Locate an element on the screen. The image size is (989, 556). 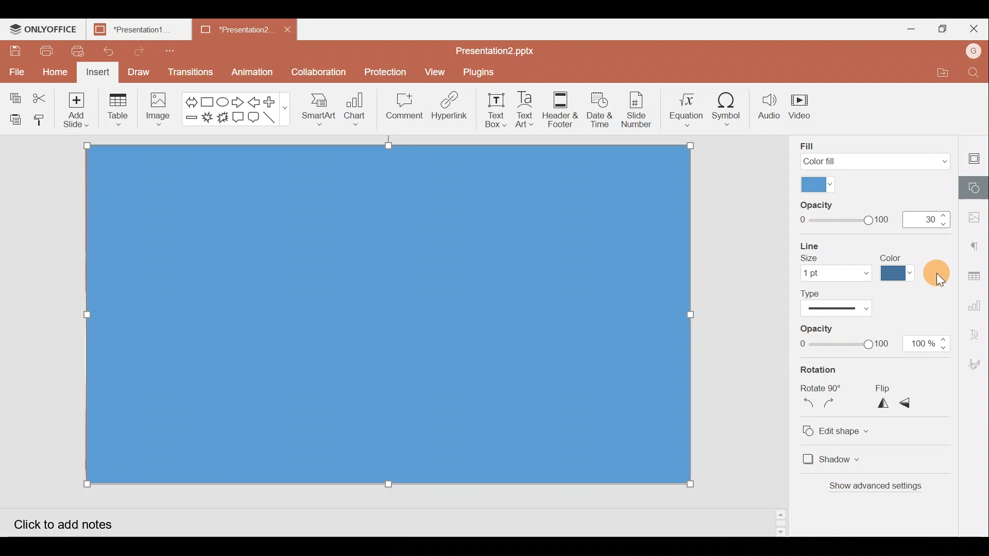
Draw is located at coordinates (139, 73).